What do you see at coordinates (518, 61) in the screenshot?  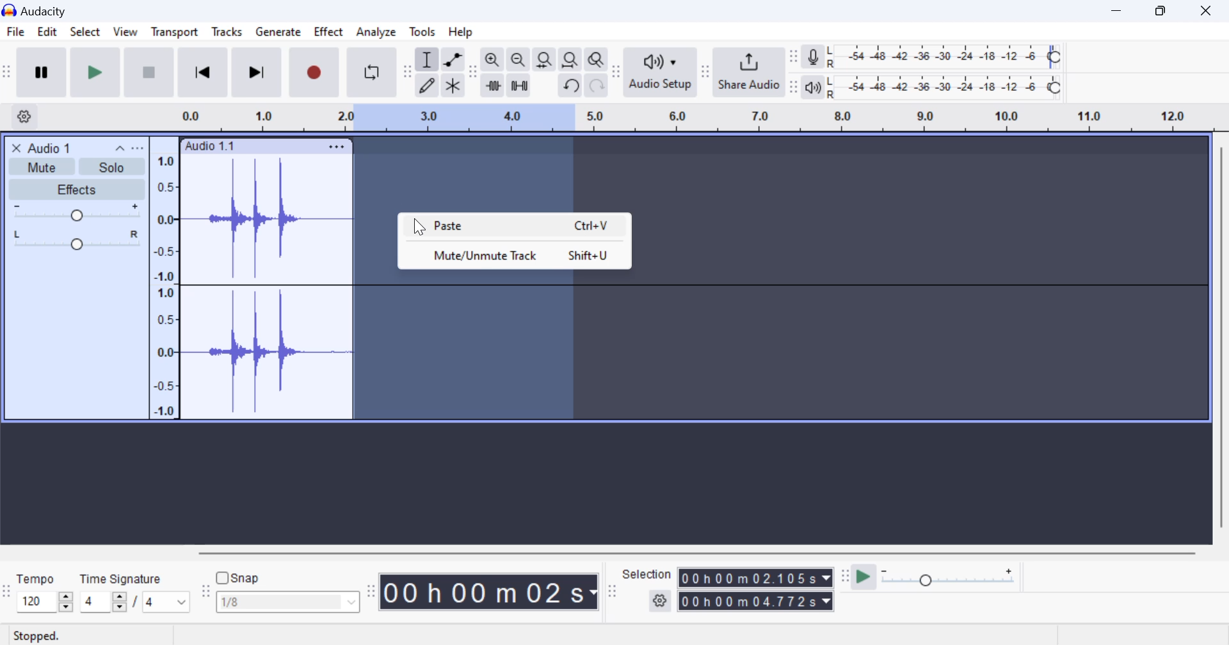 I see `zoom out` at bounding box center [518, 61].